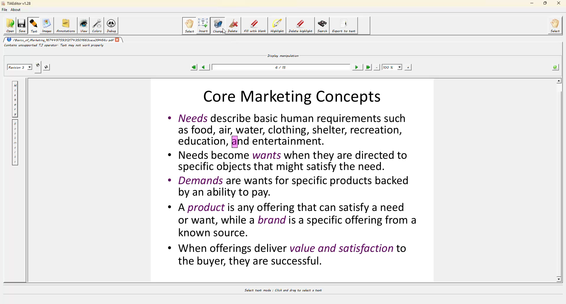  Describe the element at coordinates (20, 67) in the screenshot. I see `revision 2` at that location.